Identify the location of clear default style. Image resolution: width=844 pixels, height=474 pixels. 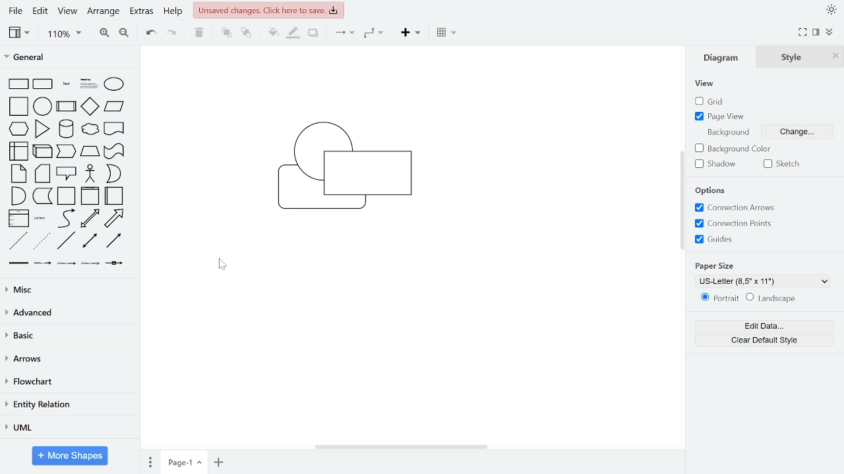
(761, 340).